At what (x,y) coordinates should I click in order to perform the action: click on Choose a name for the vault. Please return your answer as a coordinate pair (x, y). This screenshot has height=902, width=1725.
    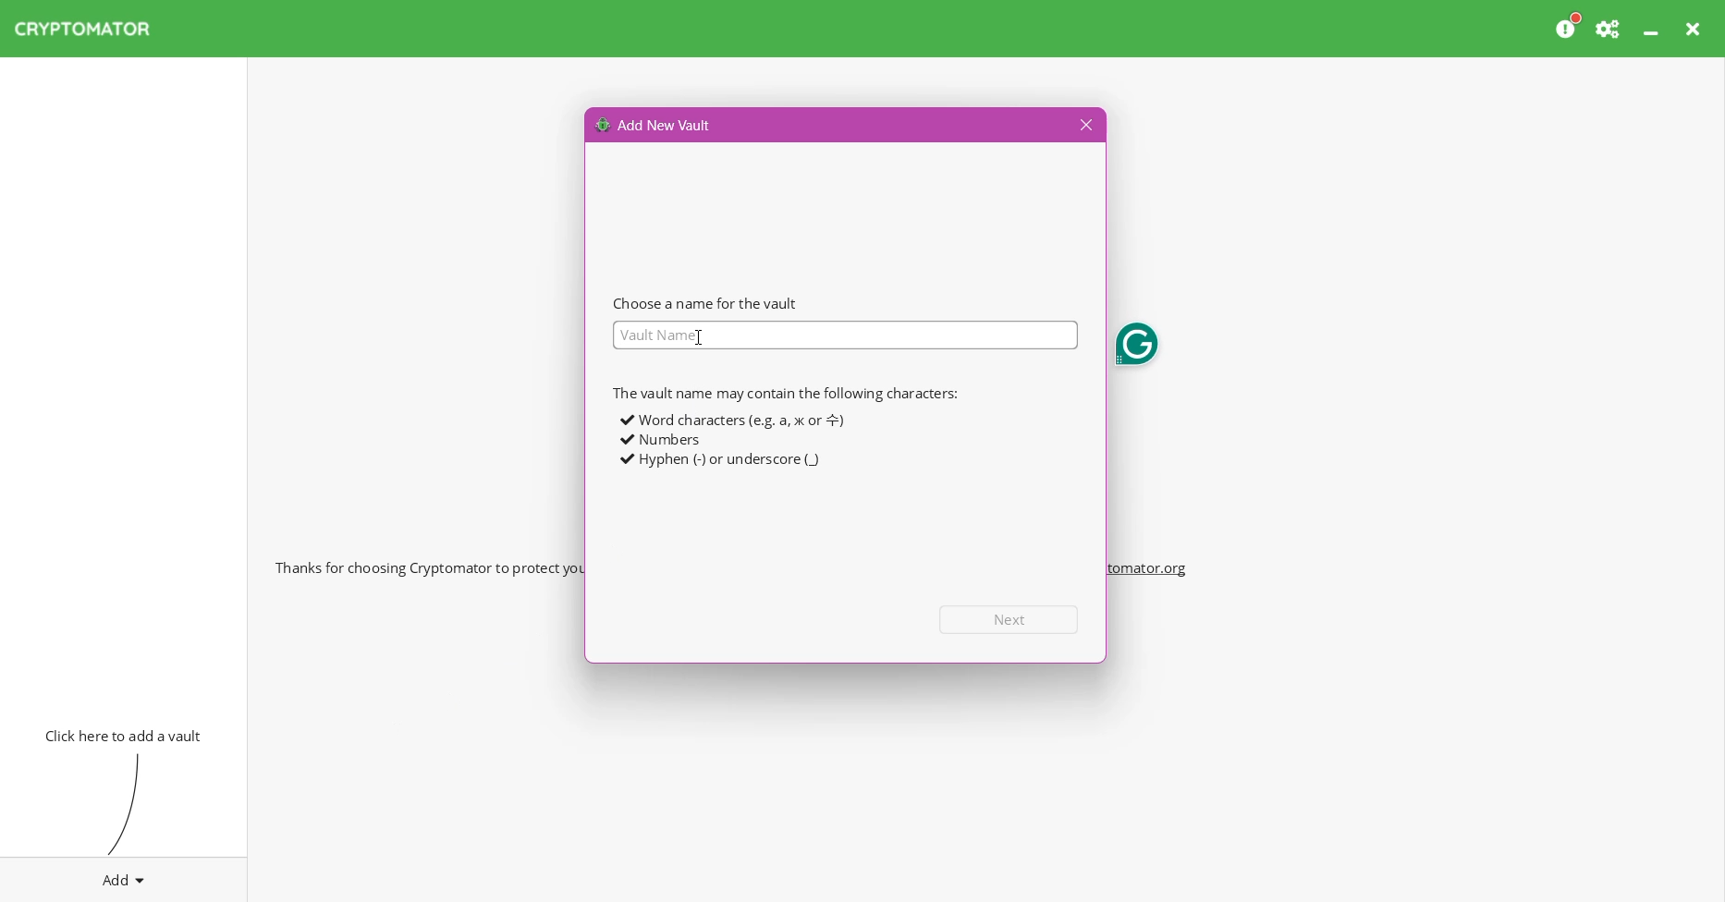
    Looking at the image, I should click on (705, 303).